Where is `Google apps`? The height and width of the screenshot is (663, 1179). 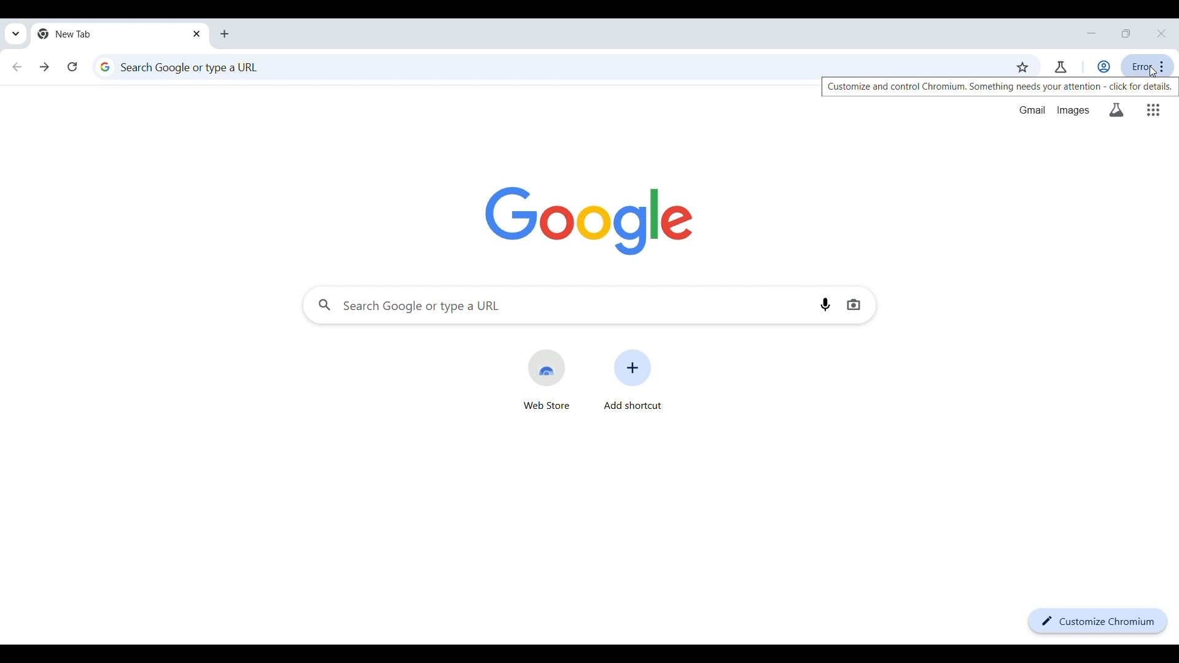
Google apps is located at coordinates (1153, 110).